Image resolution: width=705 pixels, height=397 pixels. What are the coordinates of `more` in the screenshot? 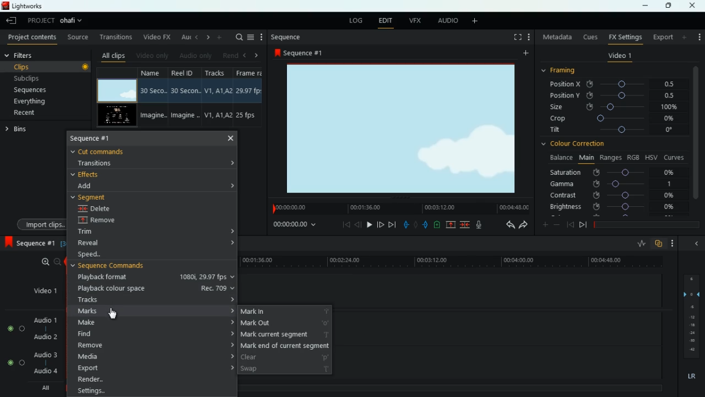 It's located at (263, 36).